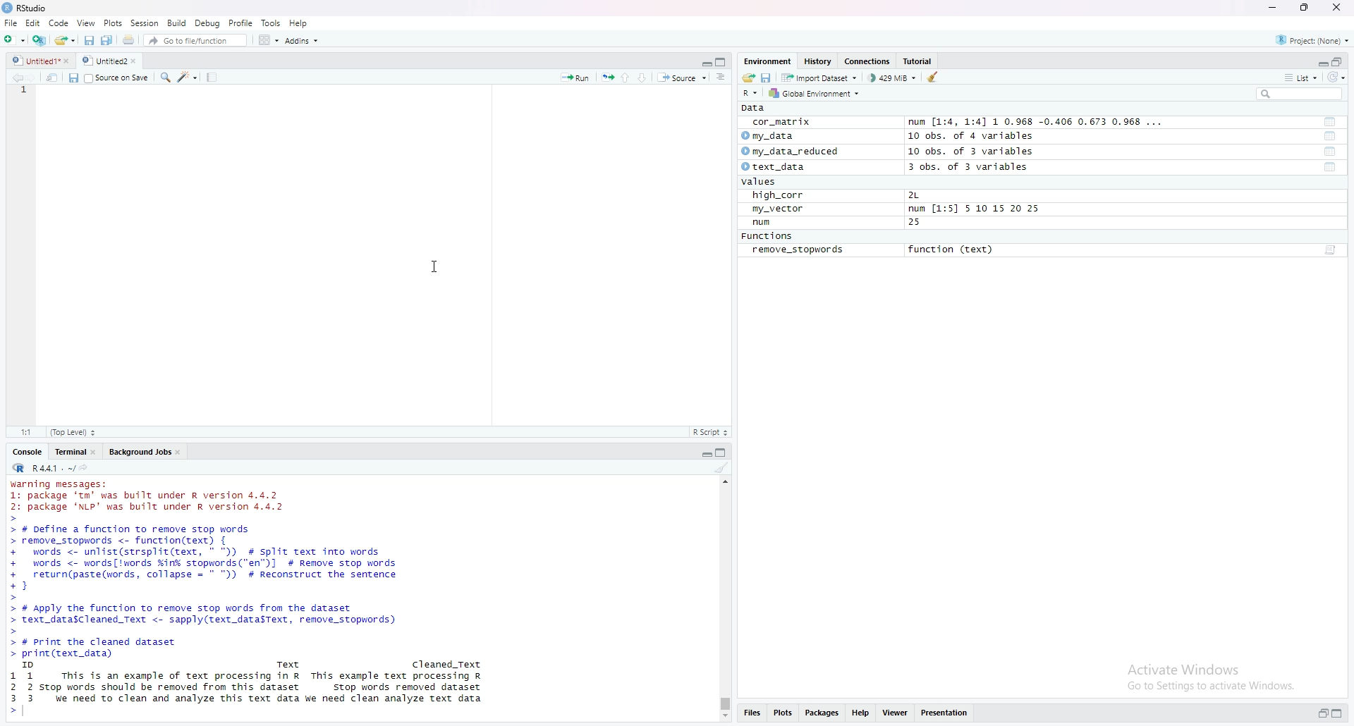  What do you see at coordinates (302, 40) in the screenshot?
I see `Addins ` at bounding box center [302, 40].